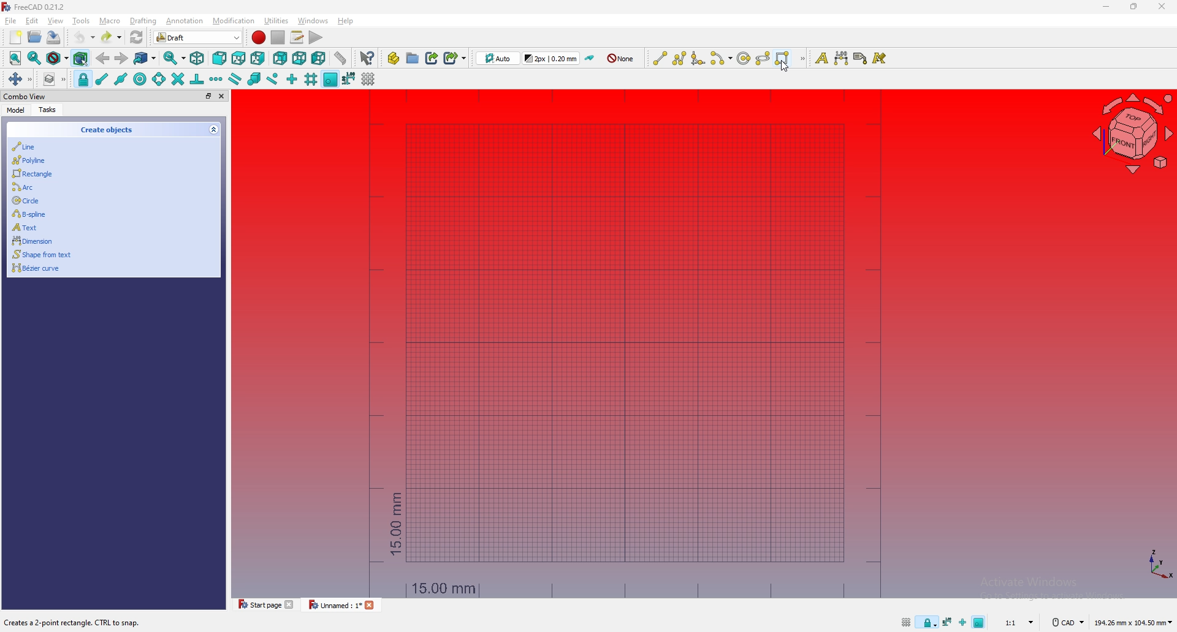 Image resolution: width=1177 pixels, height=632 pixels. I want to click on shape from text, so click(107, 254).